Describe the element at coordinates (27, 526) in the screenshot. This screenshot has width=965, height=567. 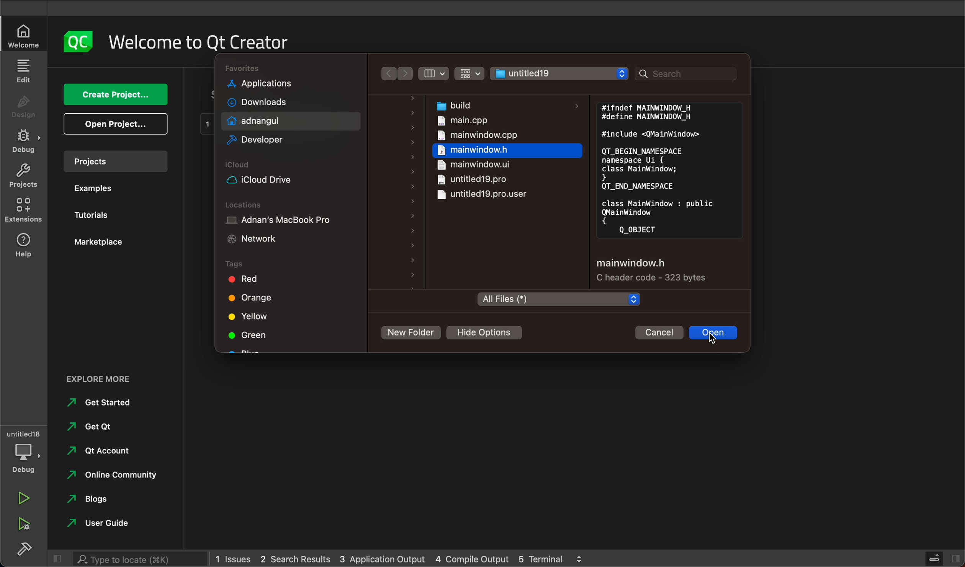
I see `run debug` at that location.